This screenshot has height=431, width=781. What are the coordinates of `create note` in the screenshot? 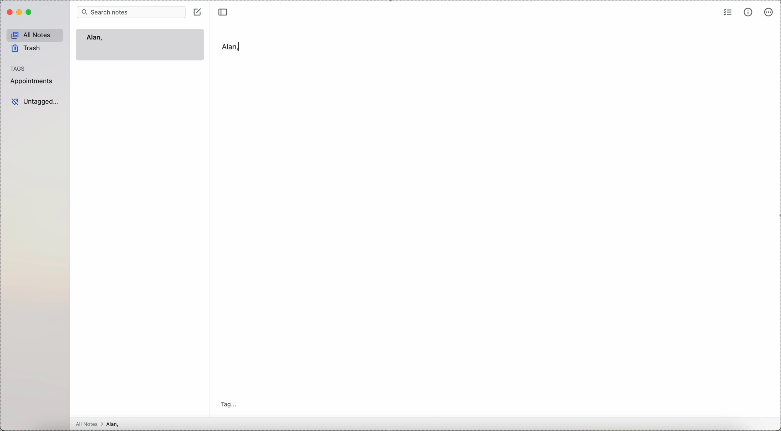 It's located at (198, 12).